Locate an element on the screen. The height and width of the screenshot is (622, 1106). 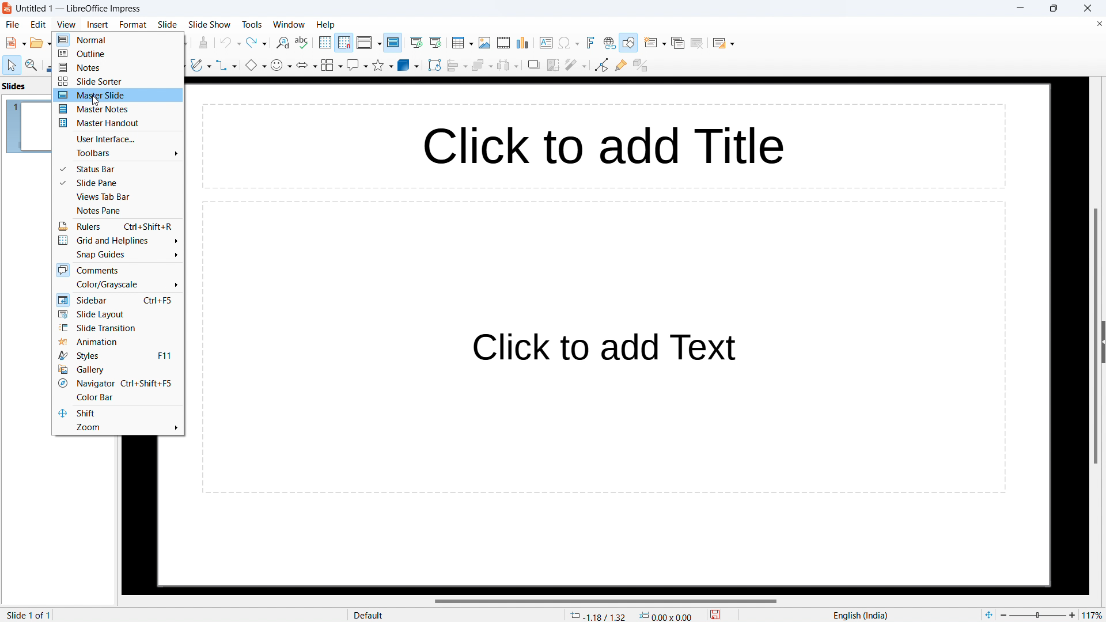
insert audio or video is located at coordinates (504, 43).